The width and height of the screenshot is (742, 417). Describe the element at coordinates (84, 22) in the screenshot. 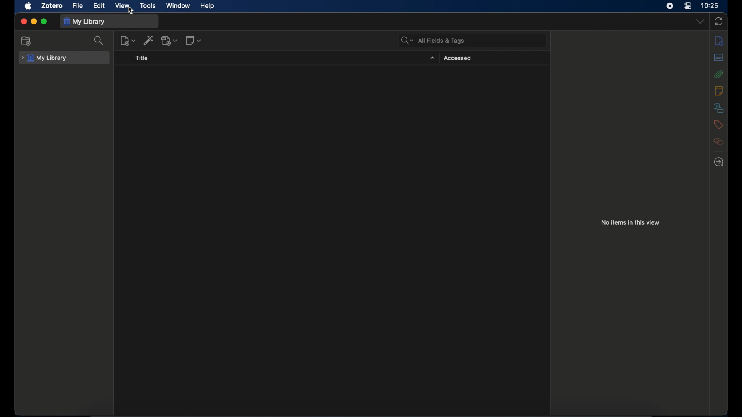

I see `my library` at that location.